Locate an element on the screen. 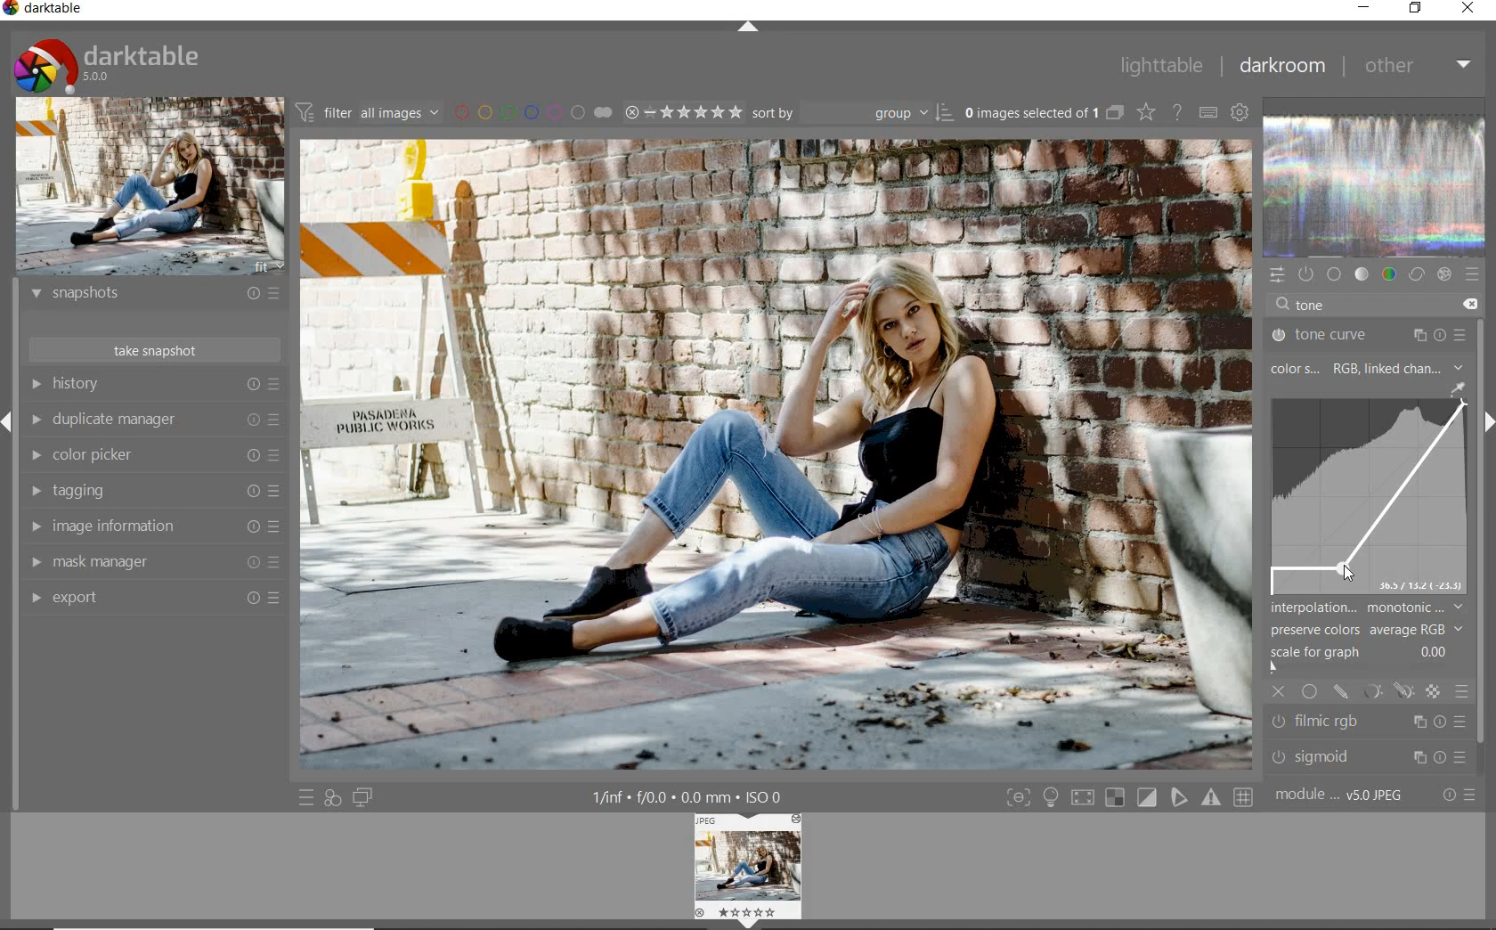  pick gui color from image is located at coordinates (1457, 387).